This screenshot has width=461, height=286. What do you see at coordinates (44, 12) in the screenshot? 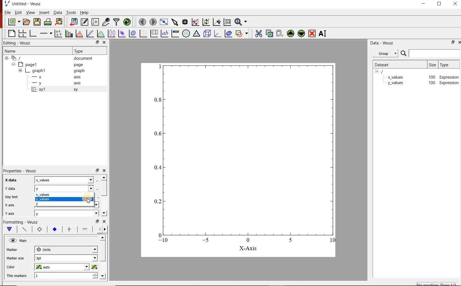
I see `insert` at bounding box center [44, 12].